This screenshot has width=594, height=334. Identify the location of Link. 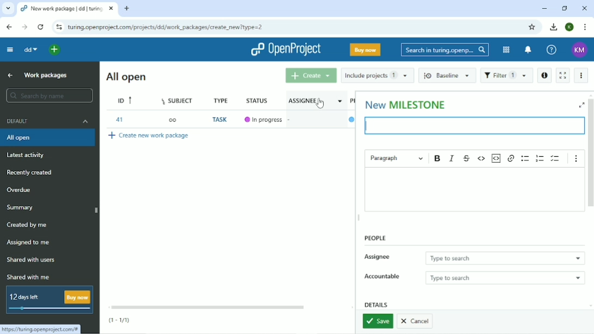
(43, 328).